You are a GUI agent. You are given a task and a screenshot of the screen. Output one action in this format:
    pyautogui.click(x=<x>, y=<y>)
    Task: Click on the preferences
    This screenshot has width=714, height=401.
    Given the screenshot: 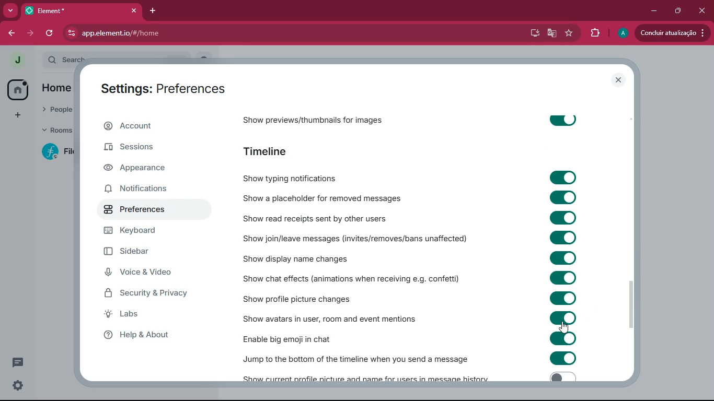 What is the action you would take?
    pyautogui.click(x=137, y=210)
    